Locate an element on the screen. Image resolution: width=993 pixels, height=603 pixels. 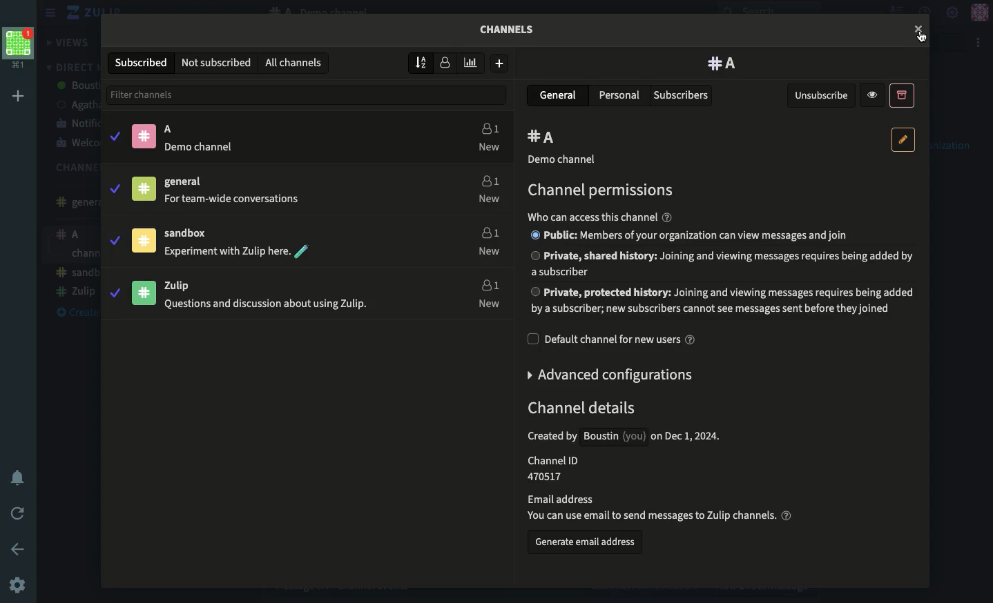
Edit is located at coordinates (904, 139).